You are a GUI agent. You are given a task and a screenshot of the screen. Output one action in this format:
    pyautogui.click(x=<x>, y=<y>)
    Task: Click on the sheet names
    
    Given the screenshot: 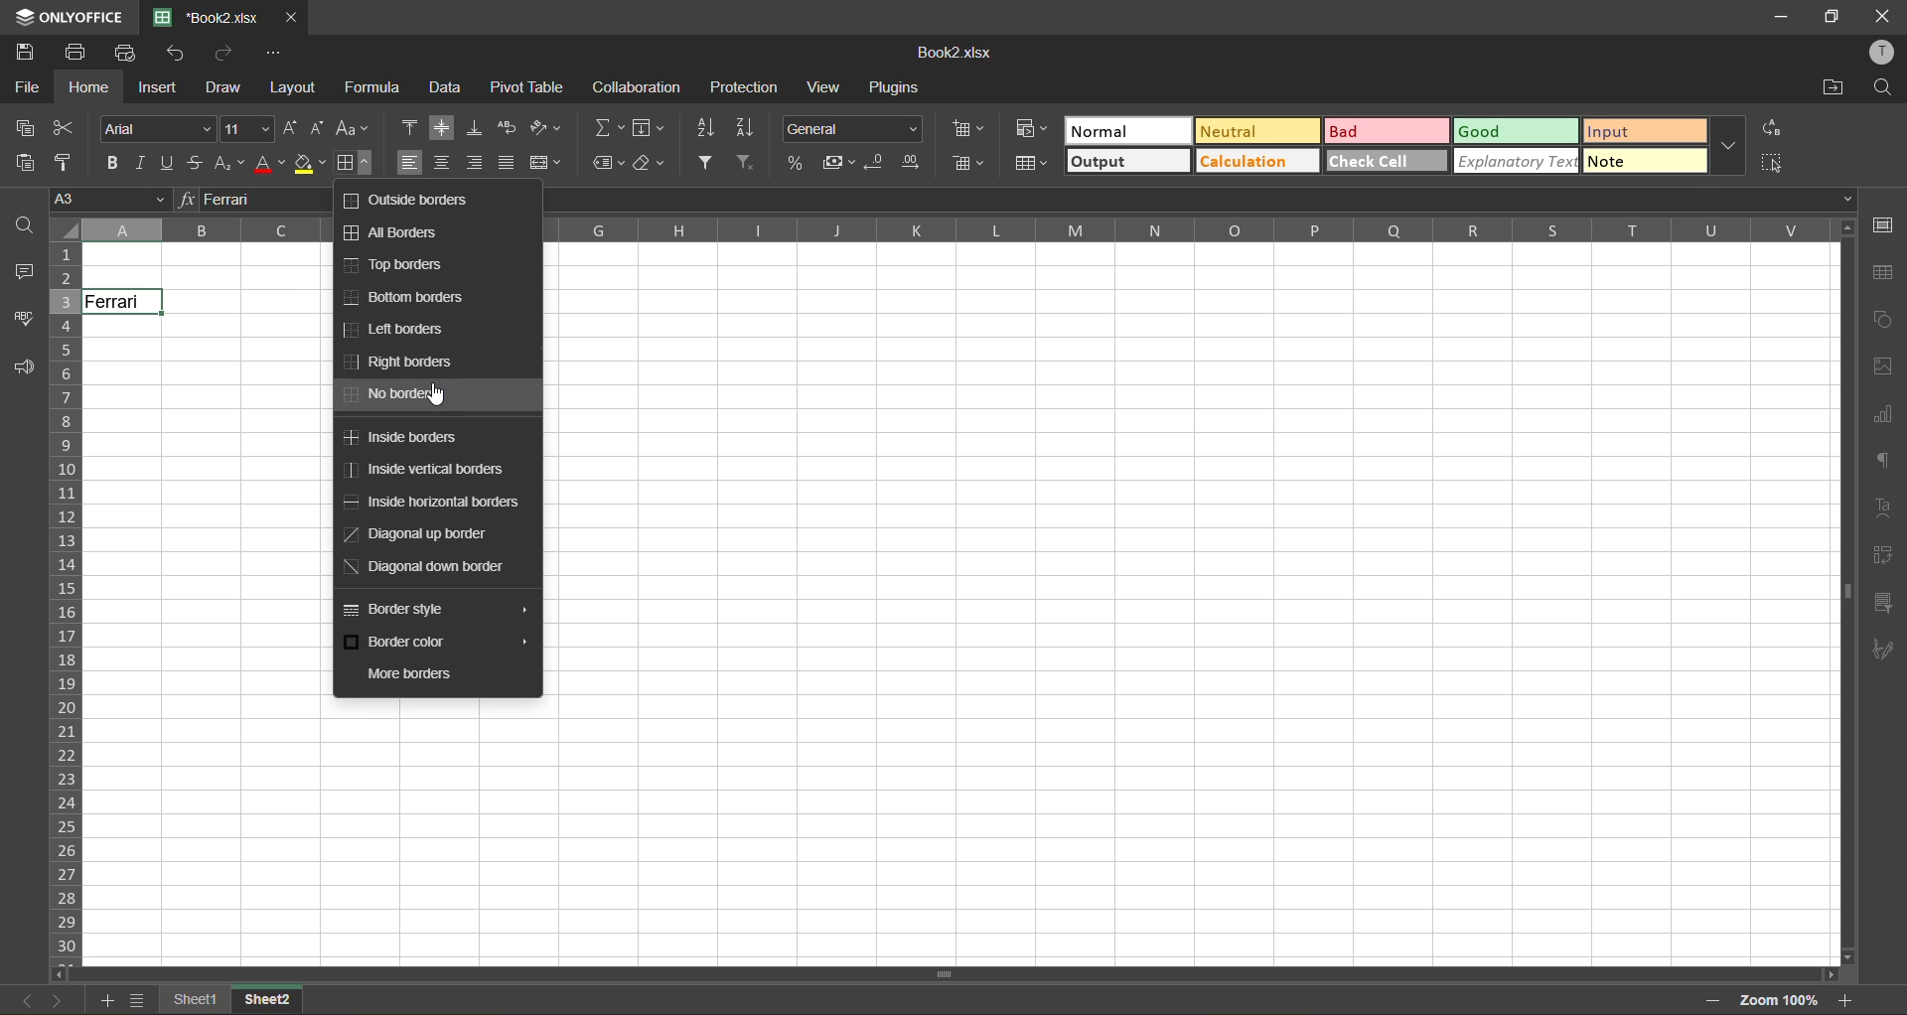 What is the action you would take?
    pyautogui.click(x=232, y=1002)
    